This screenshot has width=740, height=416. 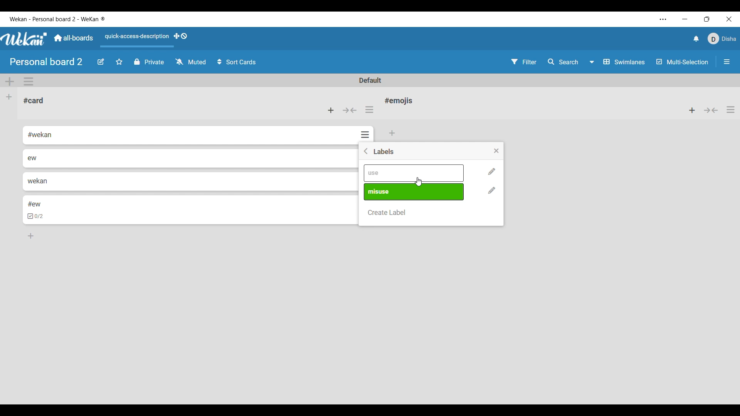 What do you see at coordinates (34, 101) in the screenshot?
I see `Card name` at bounding box center [34, 101].